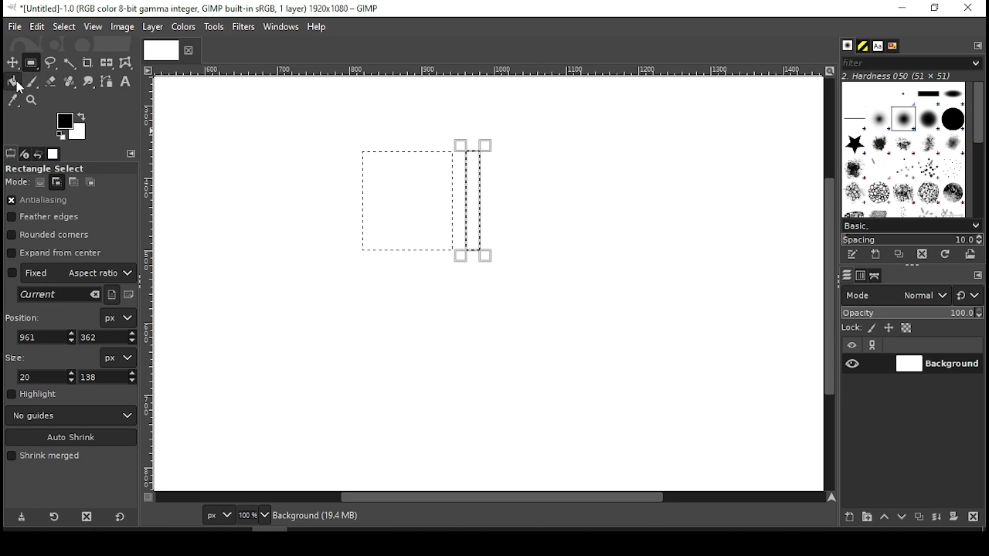 The width and height of the screenshot is (989, 556). I want to click on document history, so click(892, 46).